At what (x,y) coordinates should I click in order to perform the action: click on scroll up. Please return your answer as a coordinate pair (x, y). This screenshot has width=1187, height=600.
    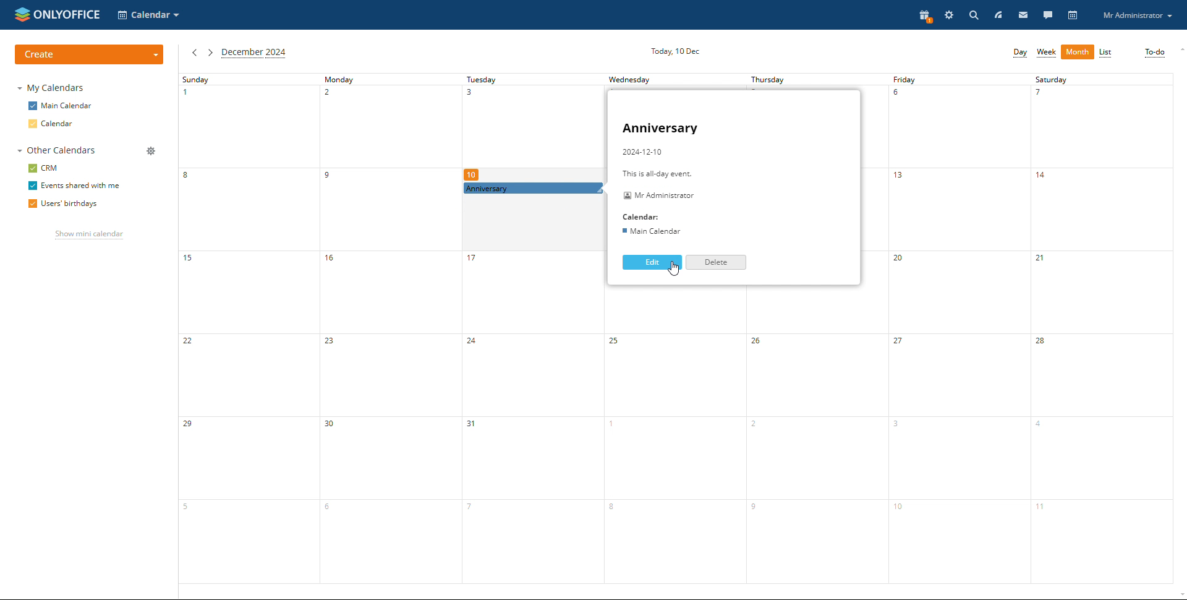
    Looking at the image, I should click on (1180, 49).